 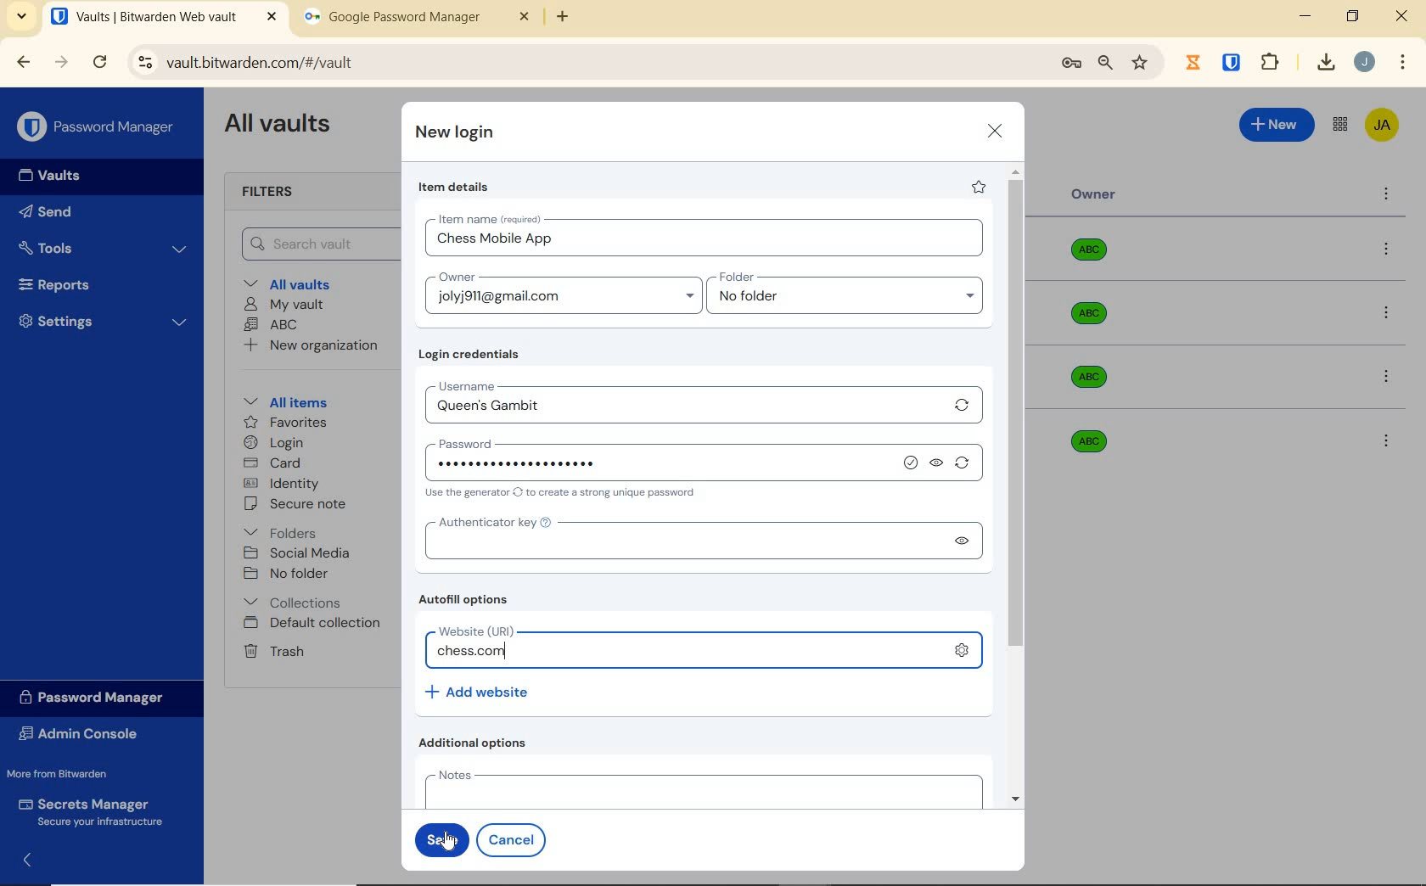 What do you see at coordinates (1382, 126) in the screenshot?
I see `Bitwarden Account` at bounding box center [1382, 126].